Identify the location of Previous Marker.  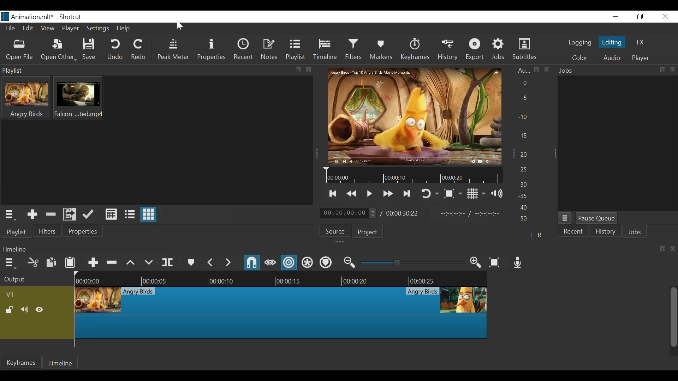
(210, 262).